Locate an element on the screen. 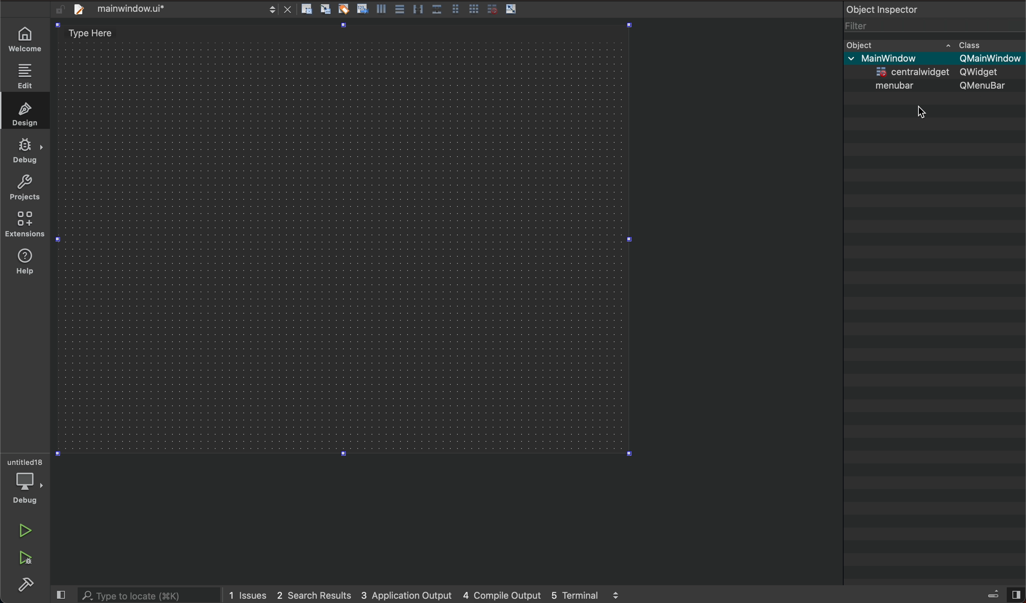 Image resolution: width=1026 pixels, height=603 pixels. 3 application output is located at coordinates (407, 592).